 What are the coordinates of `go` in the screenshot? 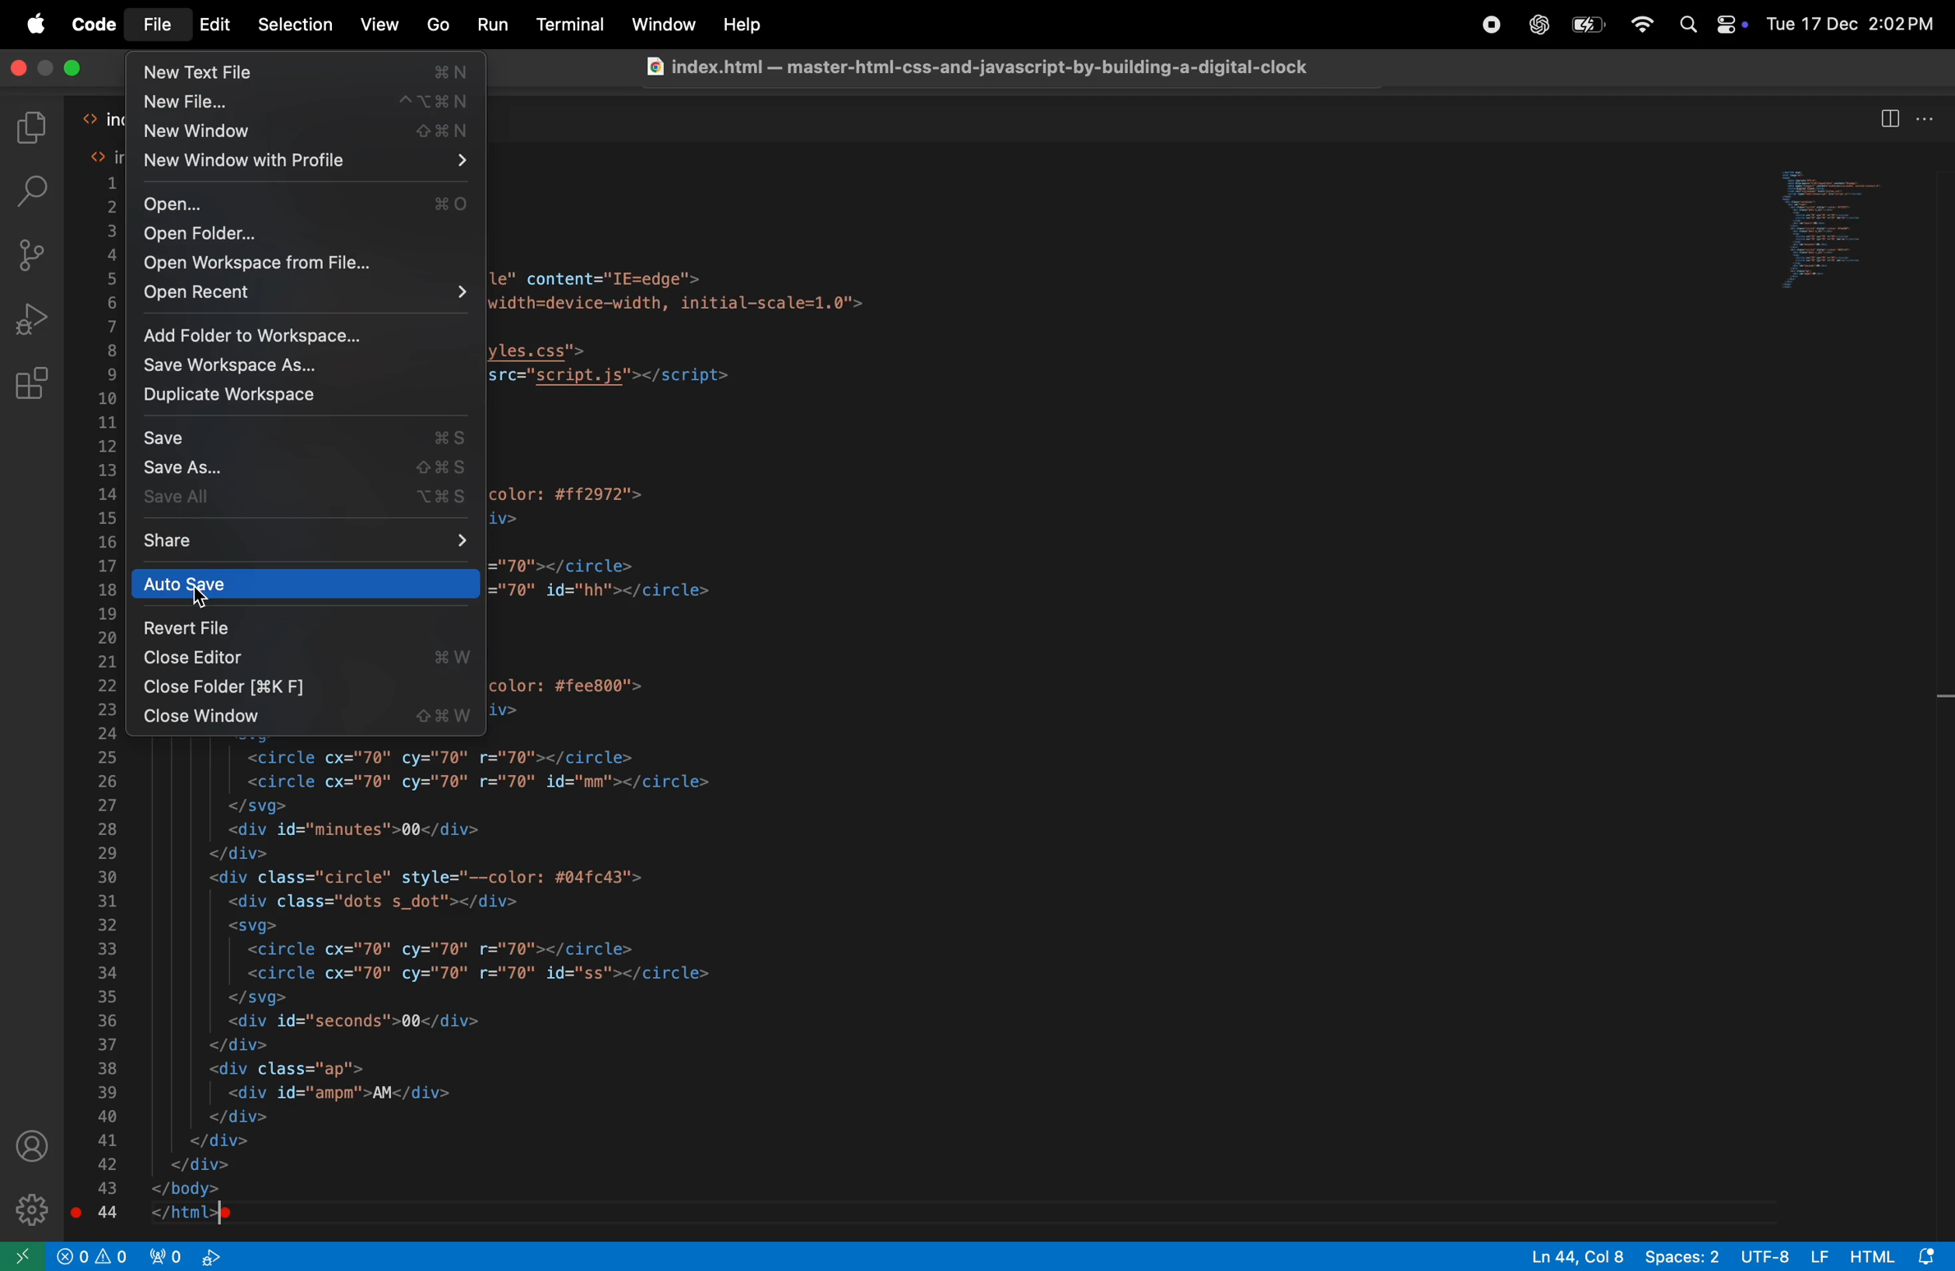 It's located at (440, 25).